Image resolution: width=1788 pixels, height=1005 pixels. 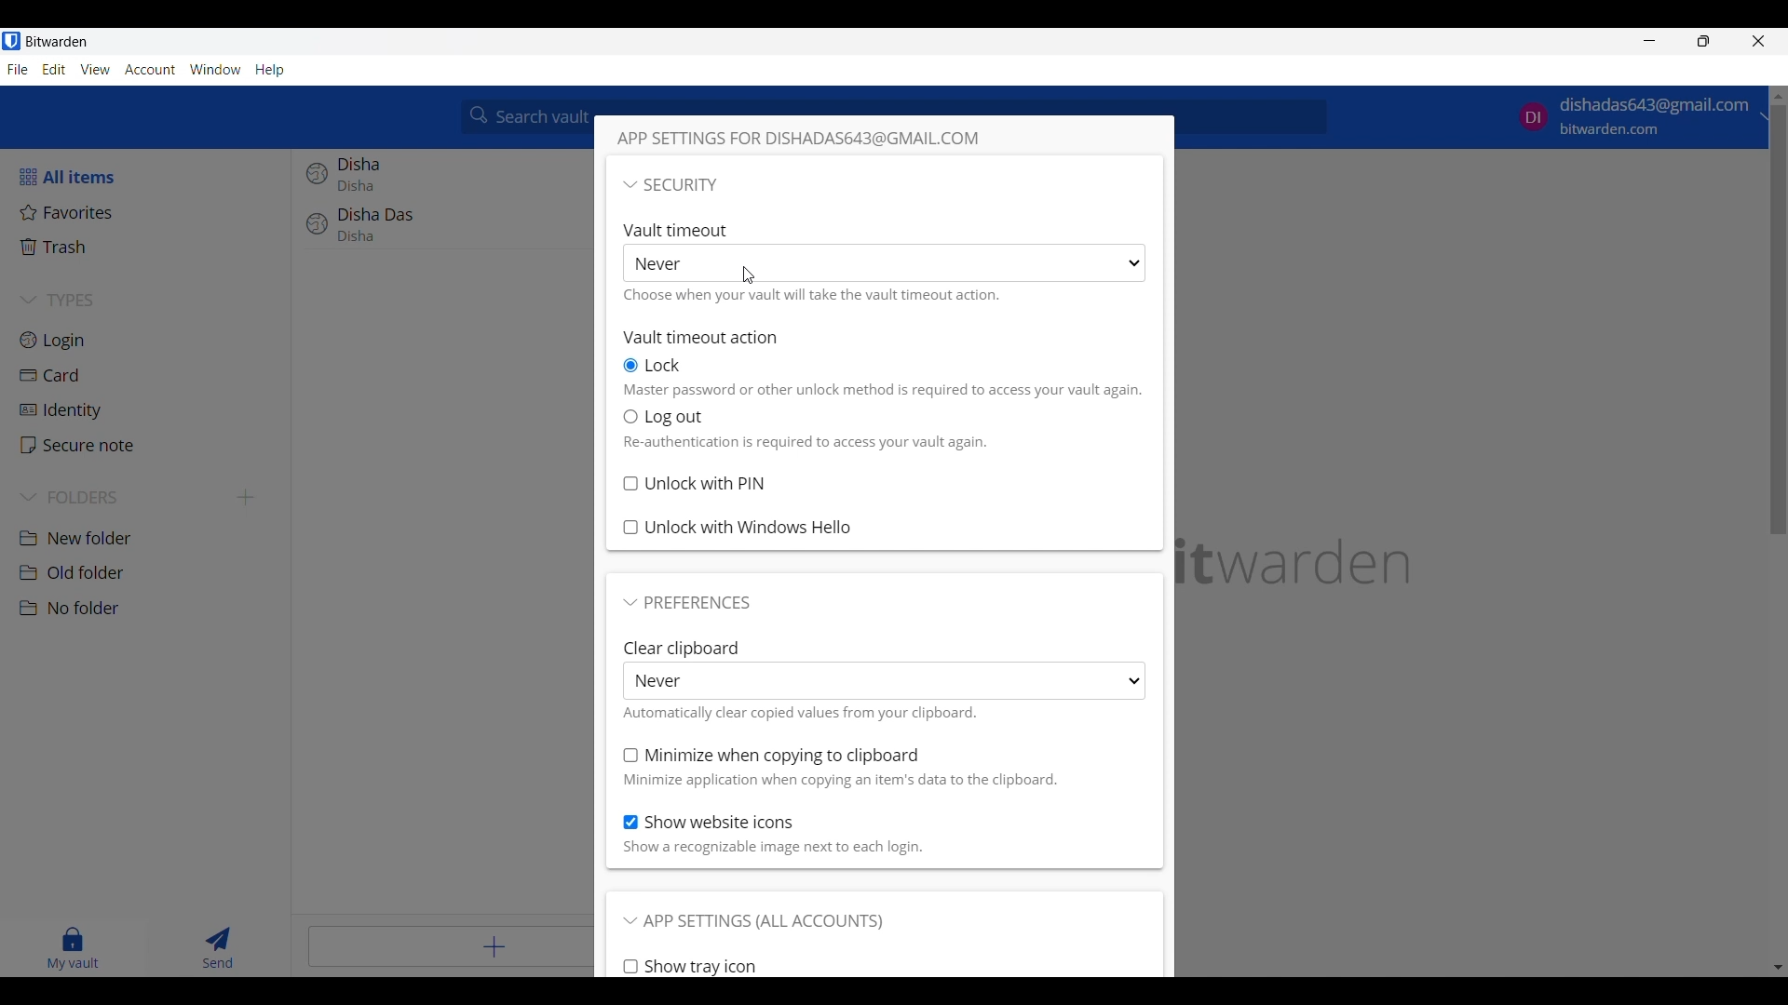 I want to click on Add new folder, so click(x=246, y=498).